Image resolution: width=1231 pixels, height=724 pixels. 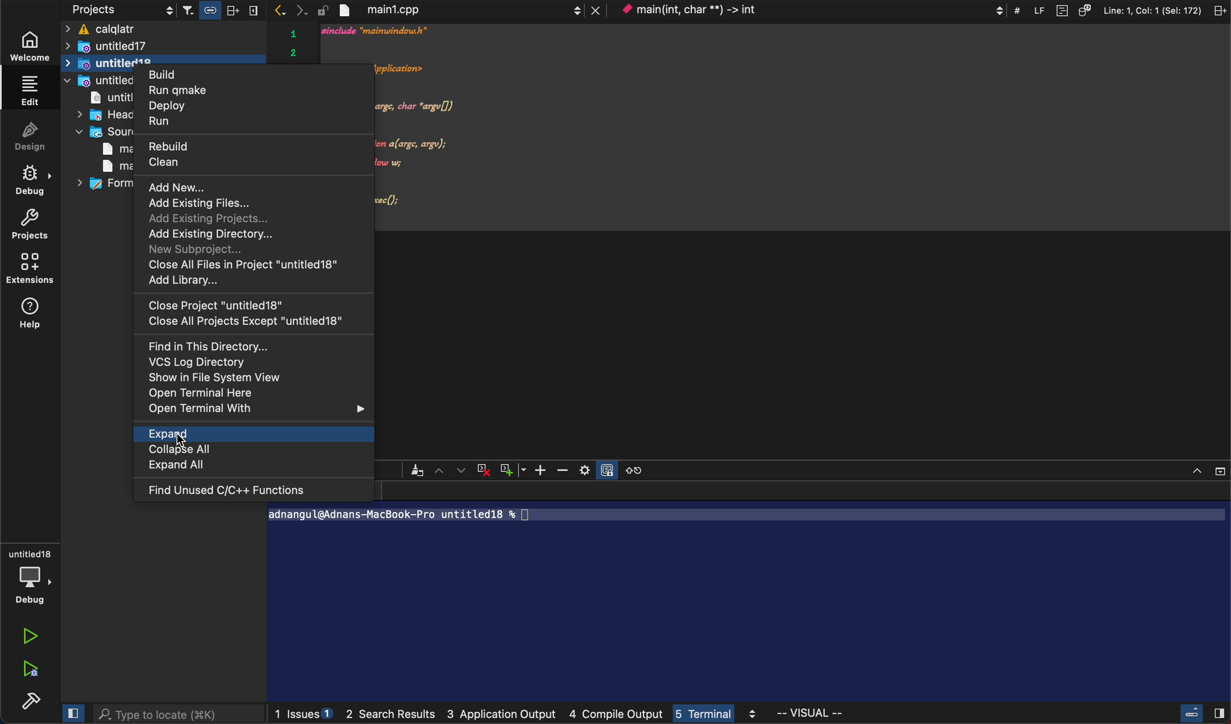 I want to click on plus, so click(x=513, y=469).